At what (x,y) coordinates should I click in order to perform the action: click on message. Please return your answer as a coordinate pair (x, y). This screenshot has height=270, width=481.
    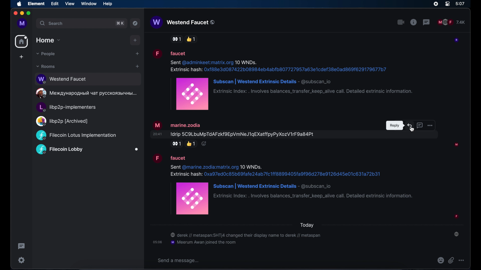
    Looking at the image, I should click on (282, 79).